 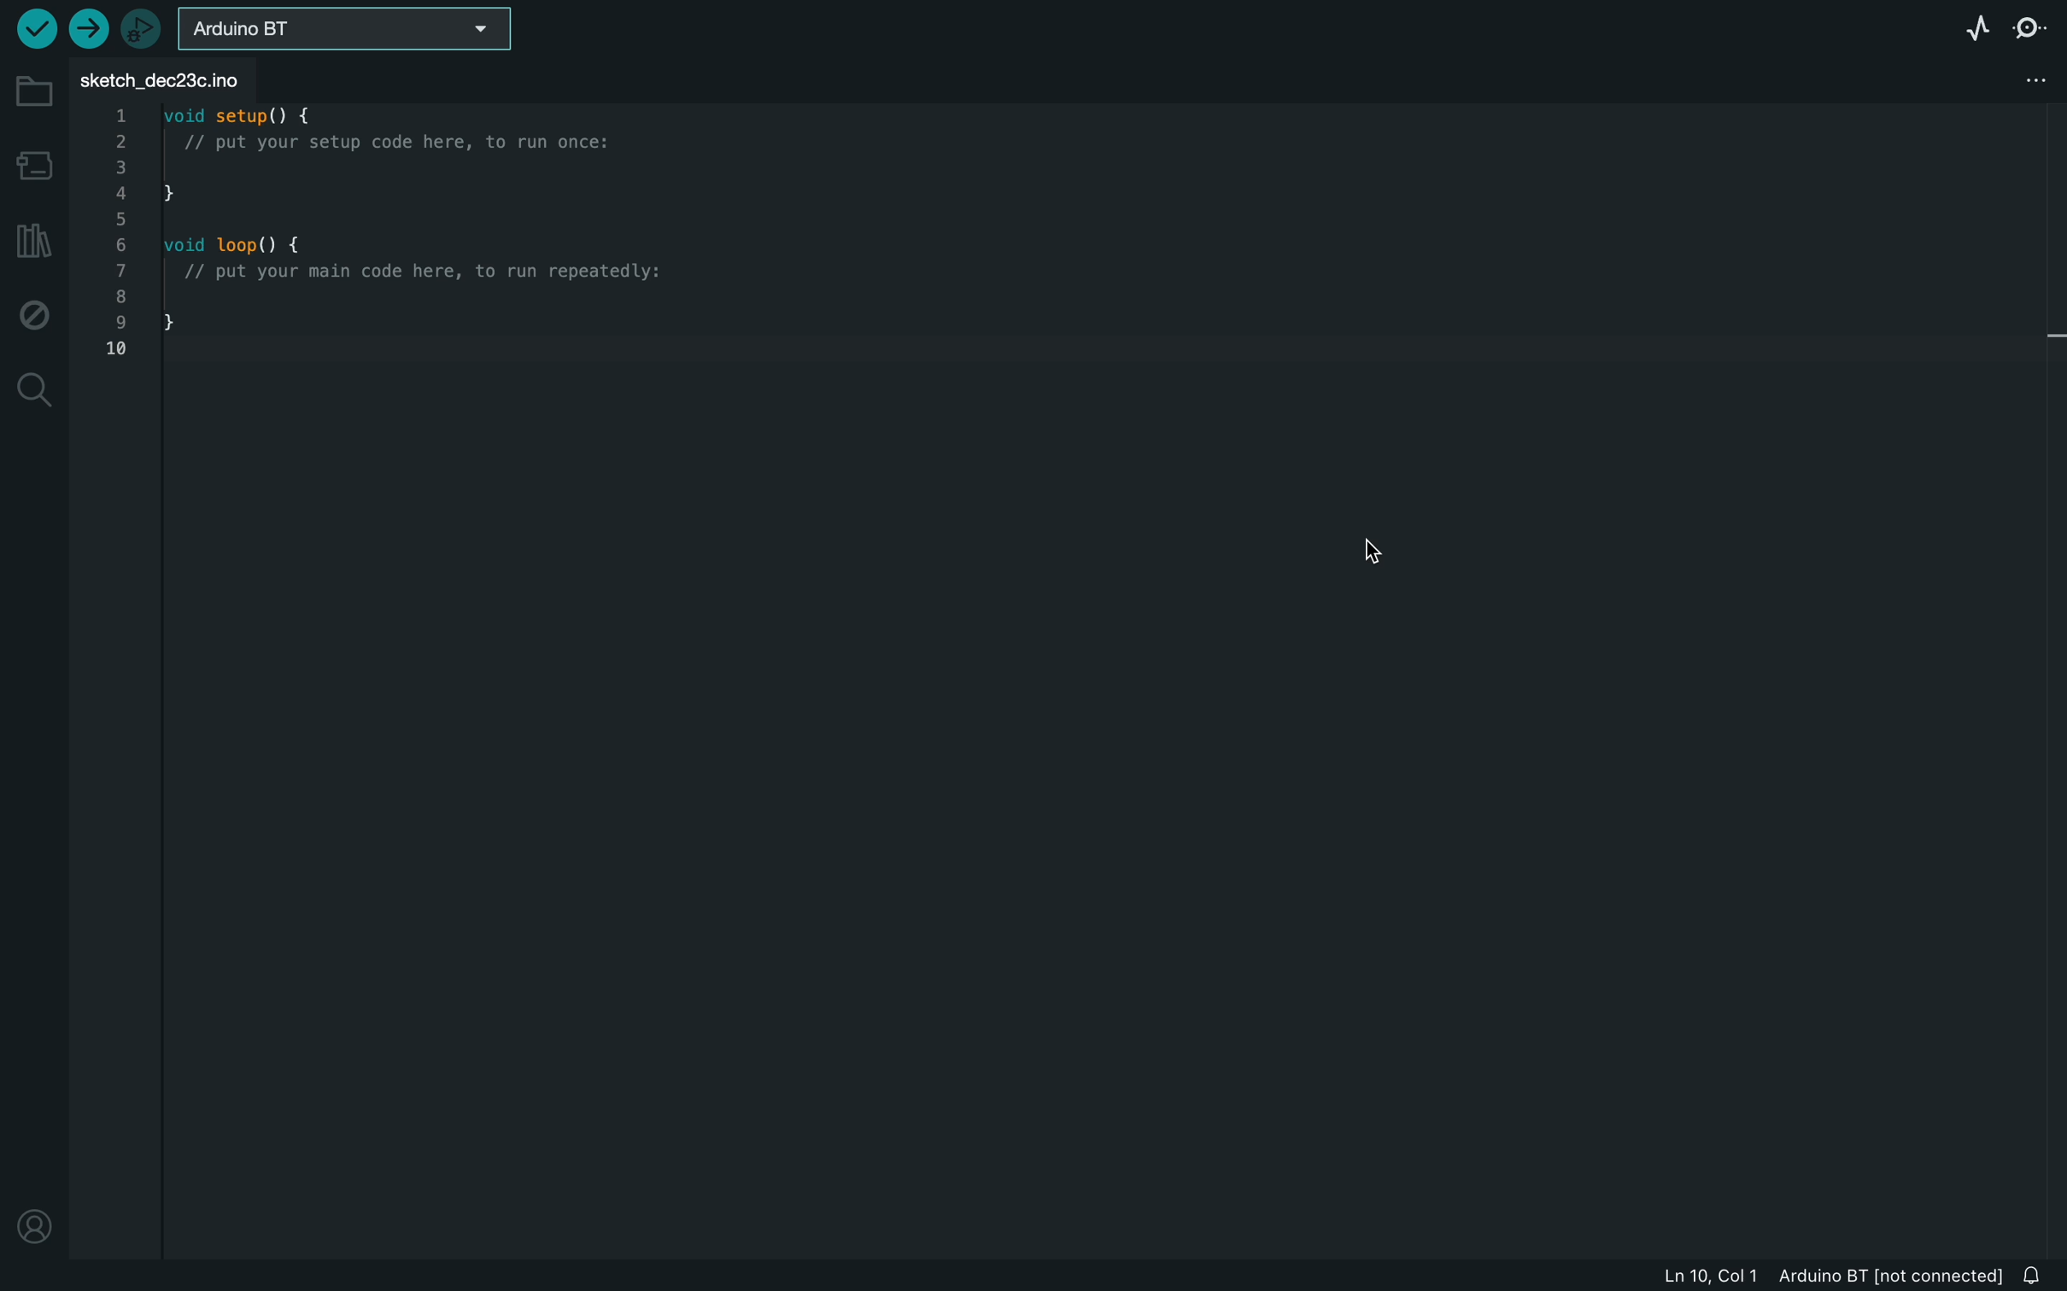 I want to click on file tab, so click(x=170, y=76).